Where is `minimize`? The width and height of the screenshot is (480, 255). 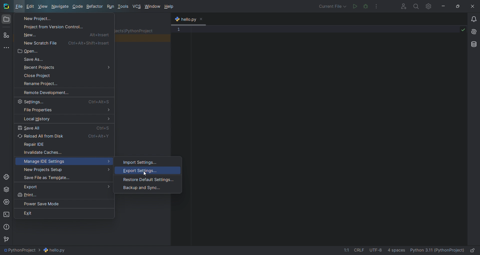 minimize is located at coordinates (443, 6).